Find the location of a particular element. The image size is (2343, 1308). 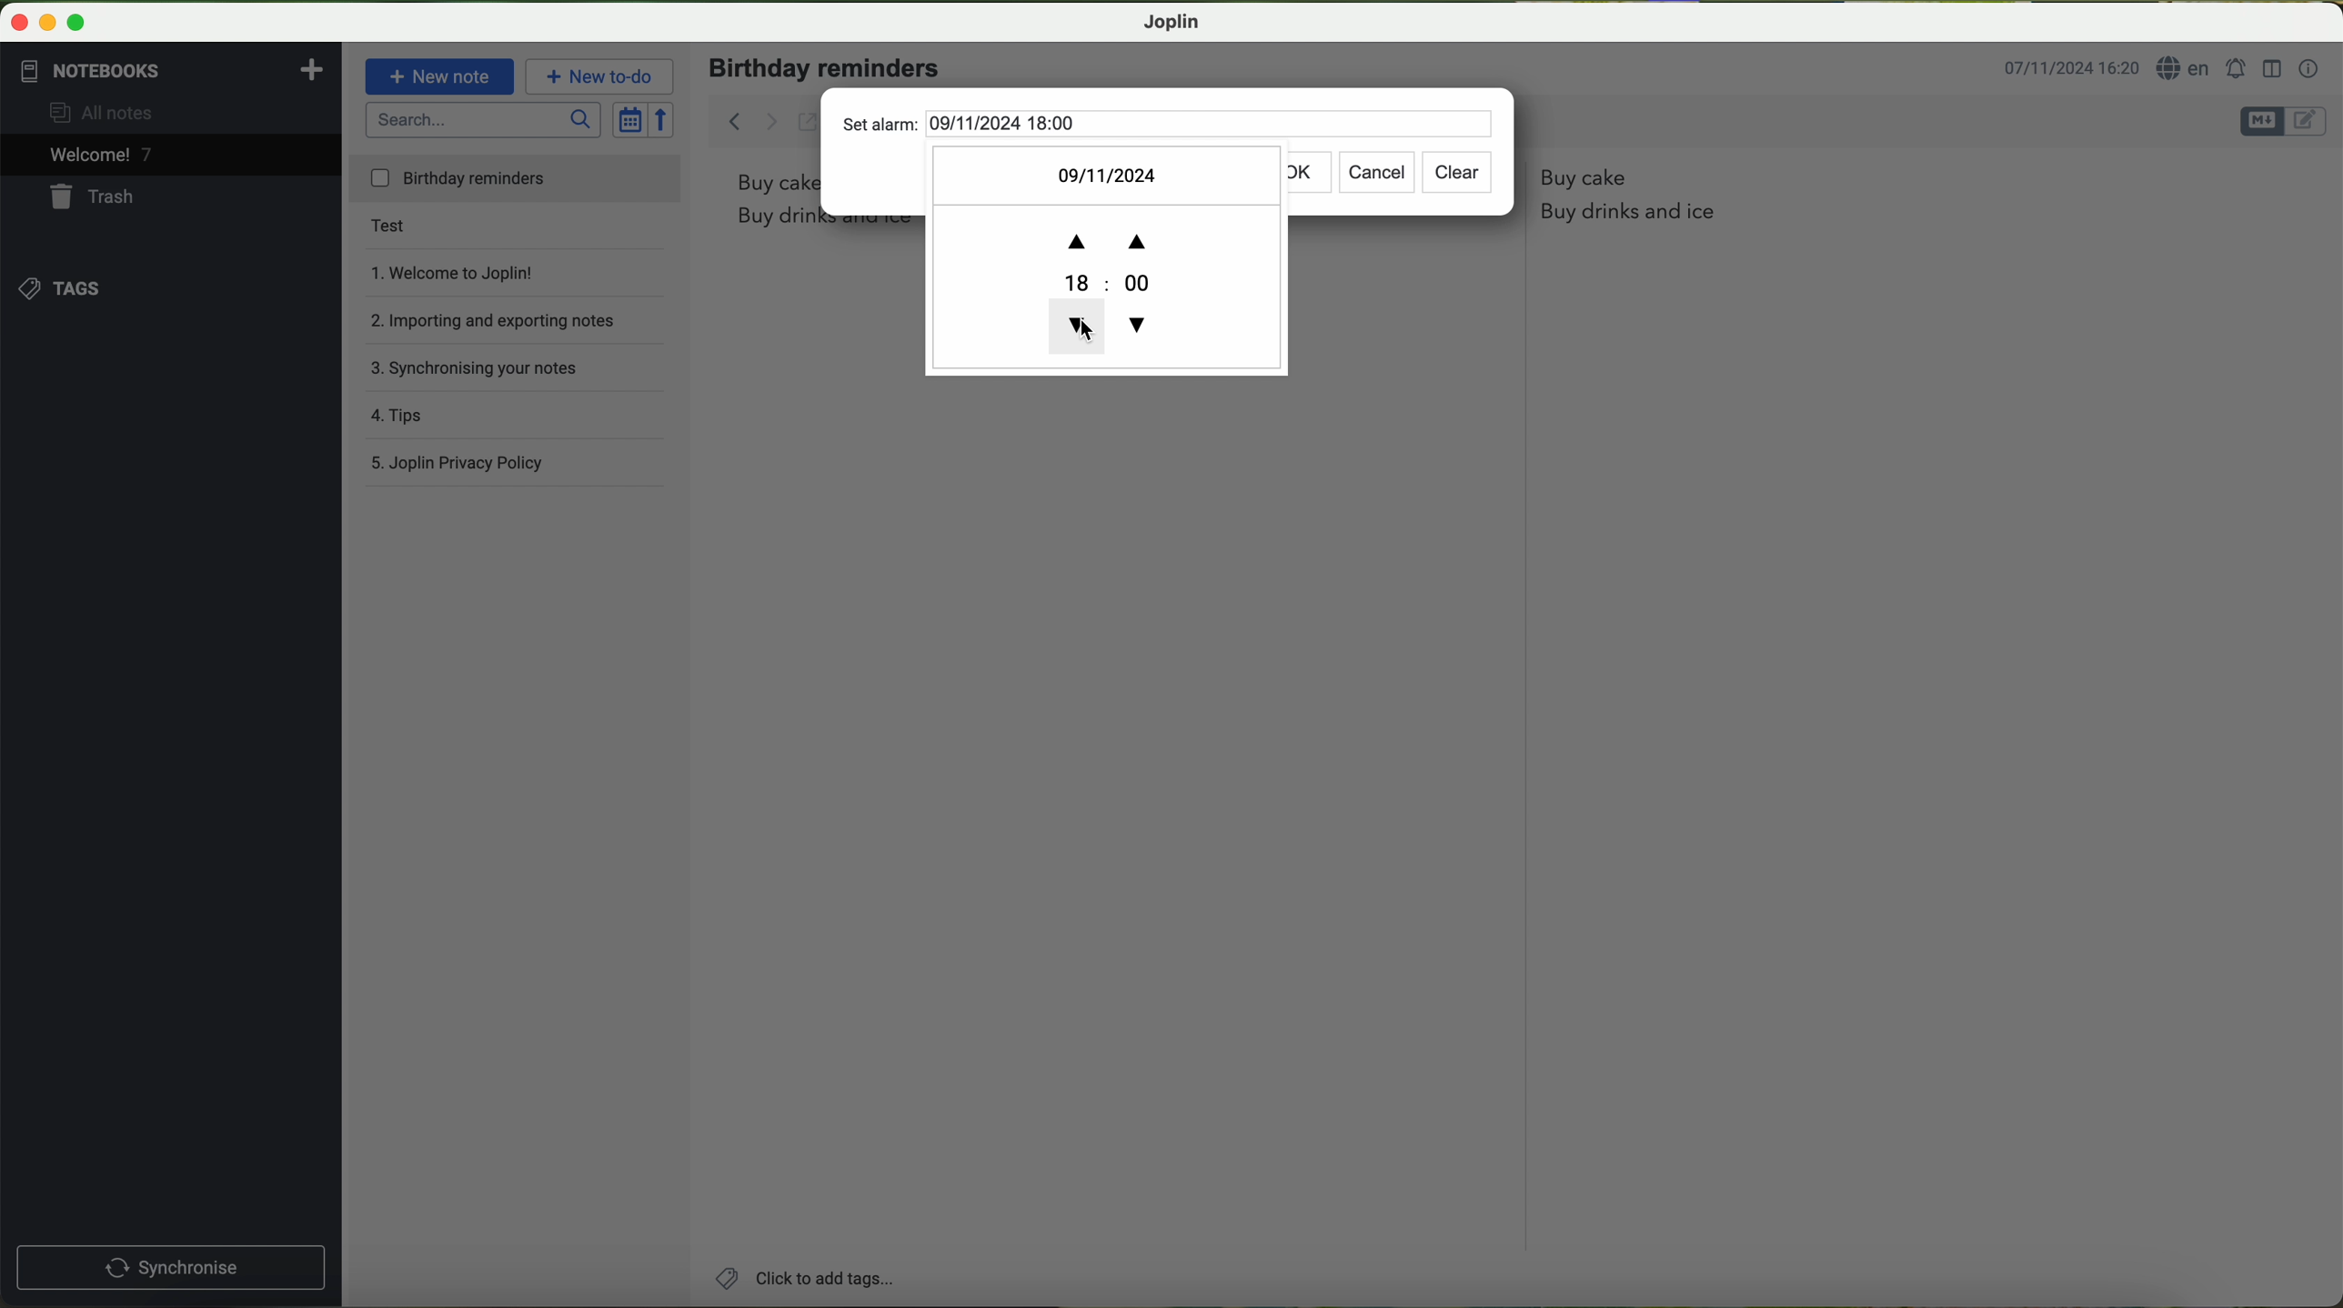

decrease is located at coordinates (1115, 321).